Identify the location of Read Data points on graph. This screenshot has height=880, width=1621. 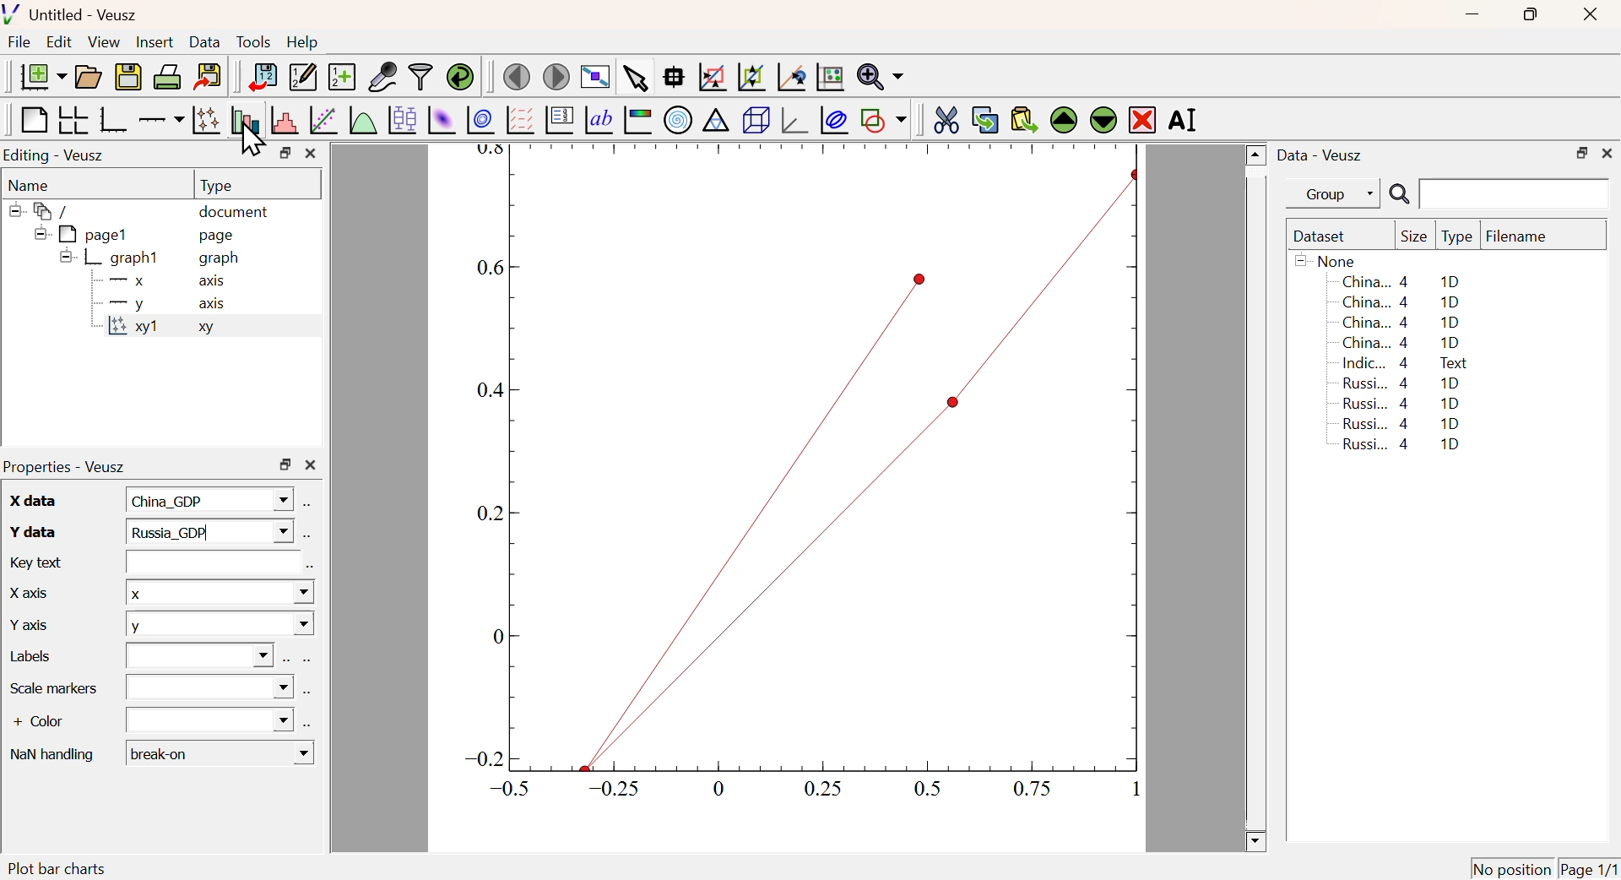
(674, 76).